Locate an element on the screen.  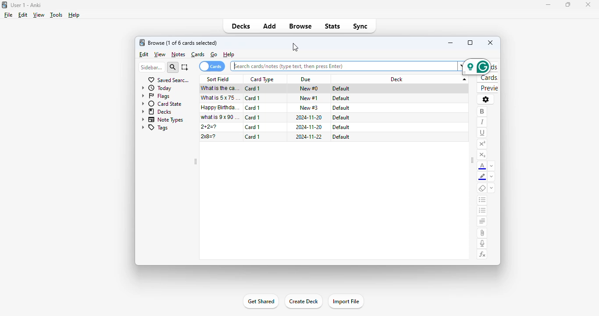
select formatting to remove is located at coordinates (492, 188).